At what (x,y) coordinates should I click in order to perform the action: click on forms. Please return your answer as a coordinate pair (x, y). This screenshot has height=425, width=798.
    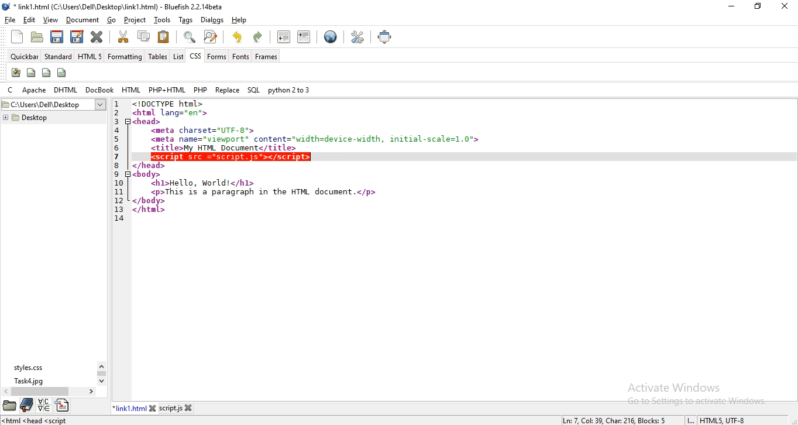
    Looking at the image, I should click on (217, 57).